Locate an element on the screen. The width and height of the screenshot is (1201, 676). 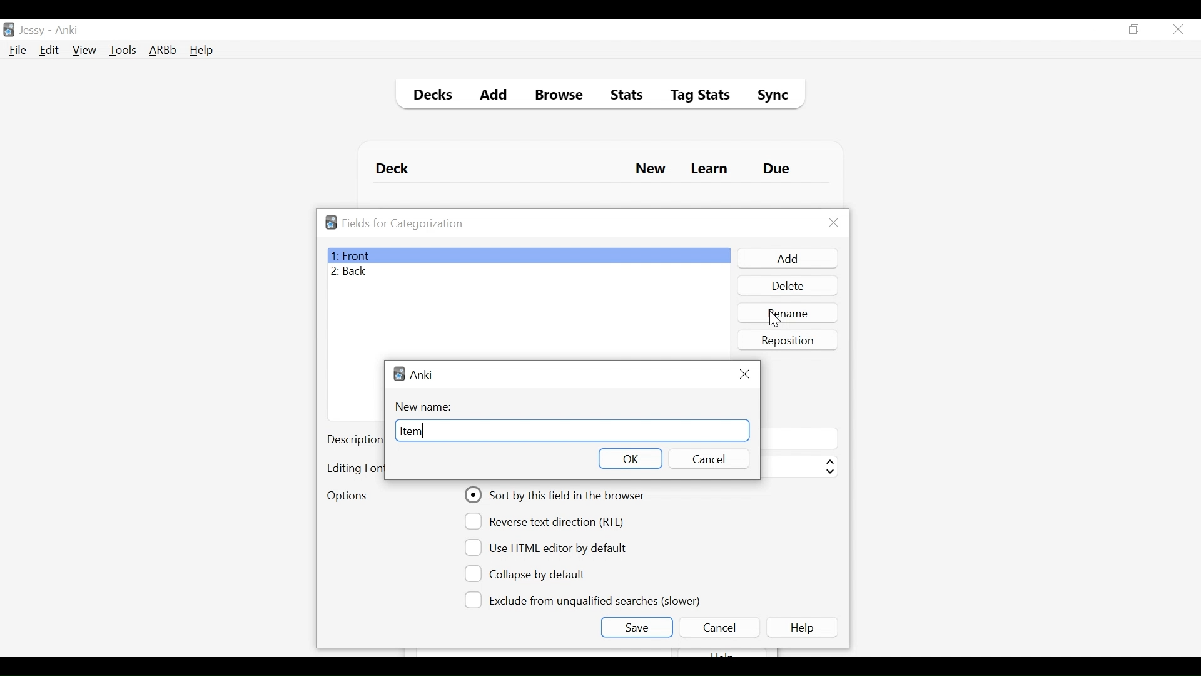
Due is located at coordinates (778, 169).